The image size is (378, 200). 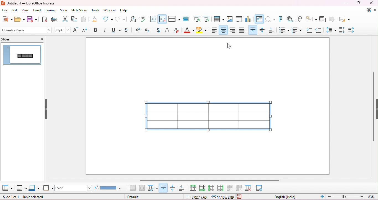 I want to click on decrease indent, so click(x=319, y=30).